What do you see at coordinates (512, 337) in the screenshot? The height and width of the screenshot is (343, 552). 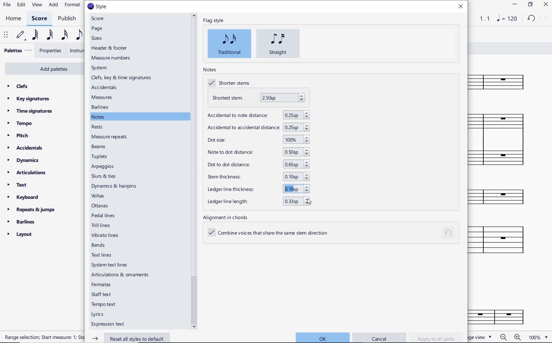 I see `zoom in or zoom out` at bounding box center [512, 337].